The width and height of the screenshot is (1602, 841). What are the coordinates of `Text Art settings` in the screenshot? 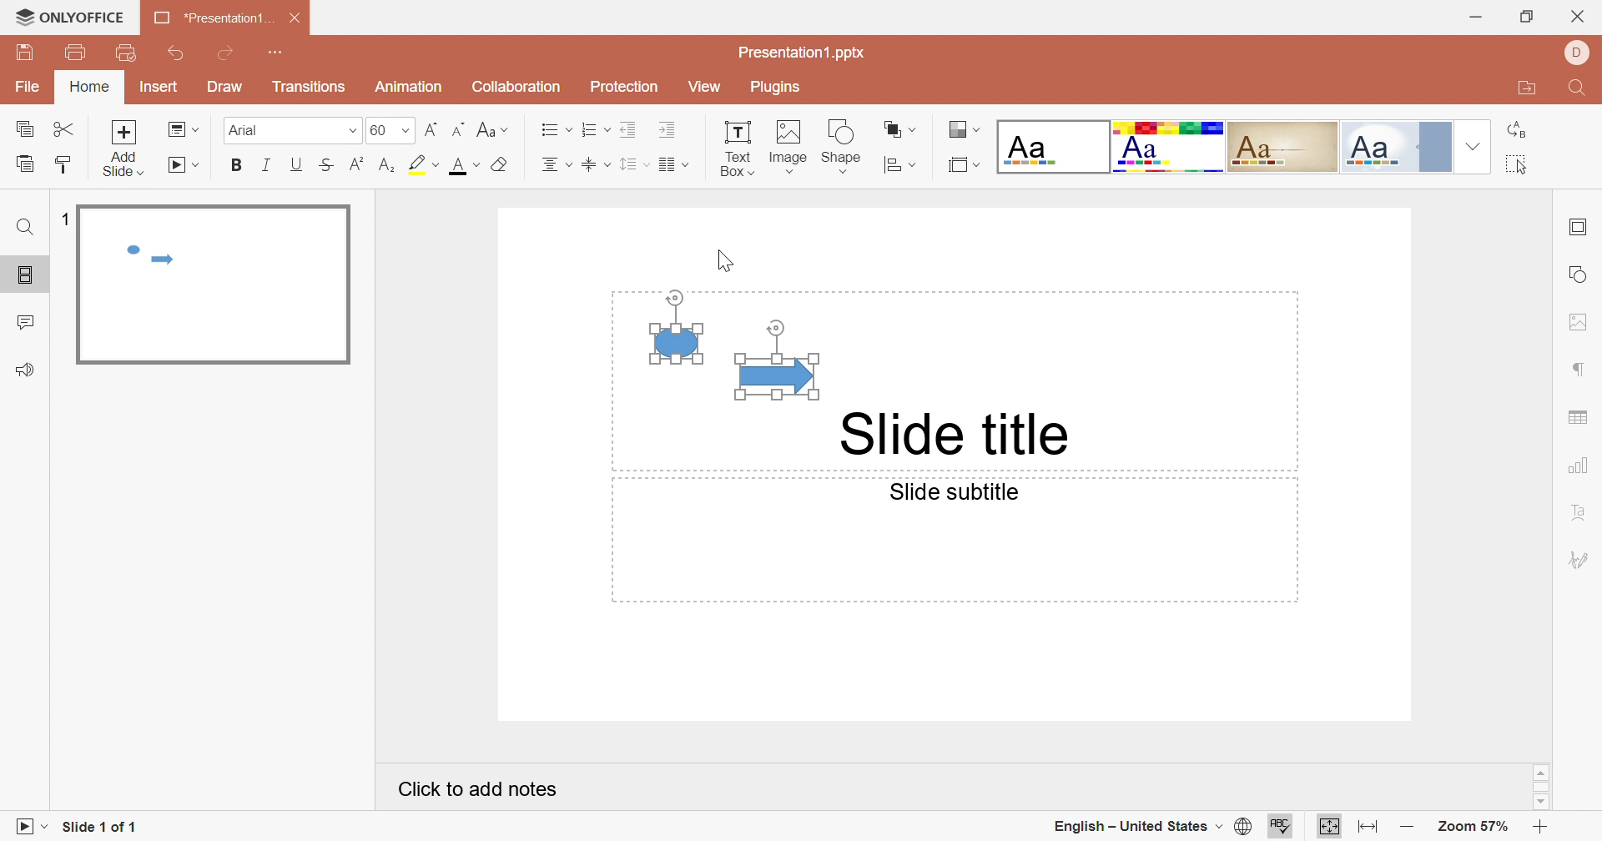 It's located at (1579, 510).